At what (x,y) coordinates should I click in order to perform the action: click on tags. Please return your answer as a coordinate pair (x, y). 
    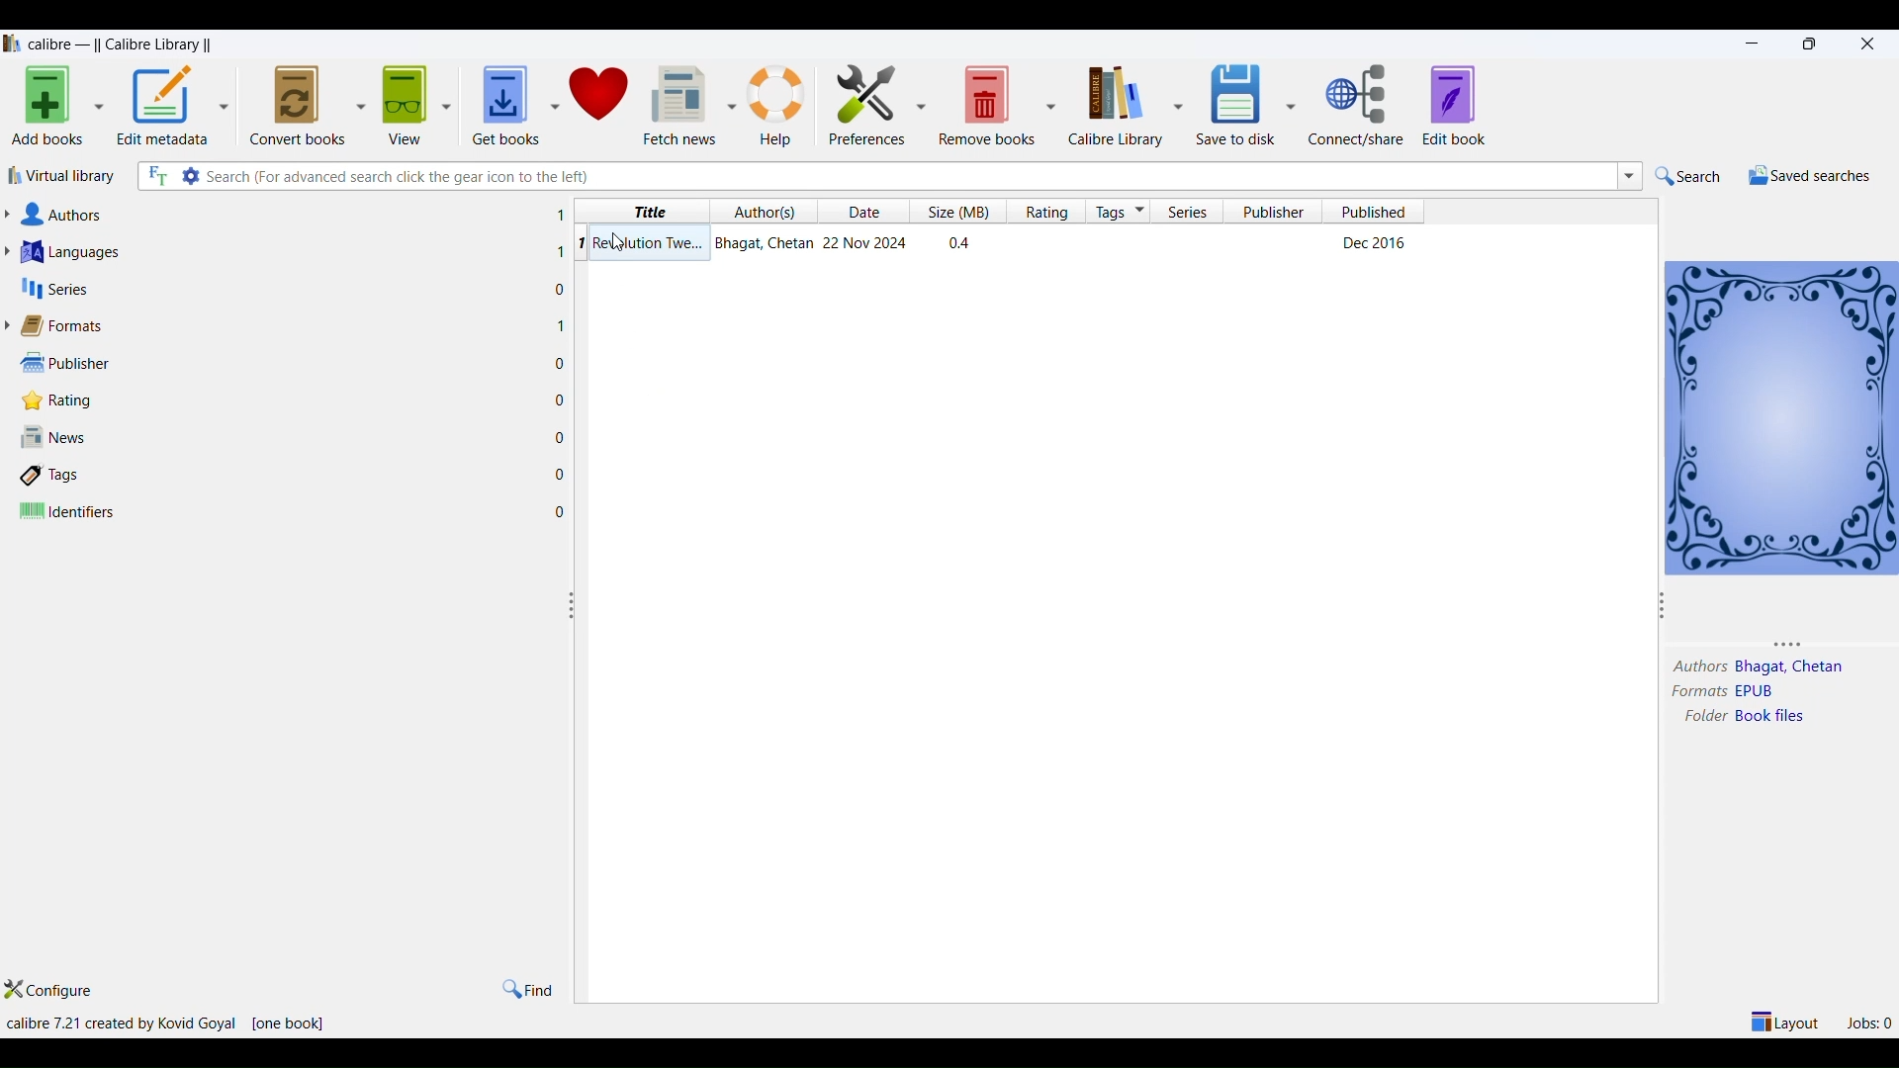
    Looking at the image, I should click on (1120, 212).